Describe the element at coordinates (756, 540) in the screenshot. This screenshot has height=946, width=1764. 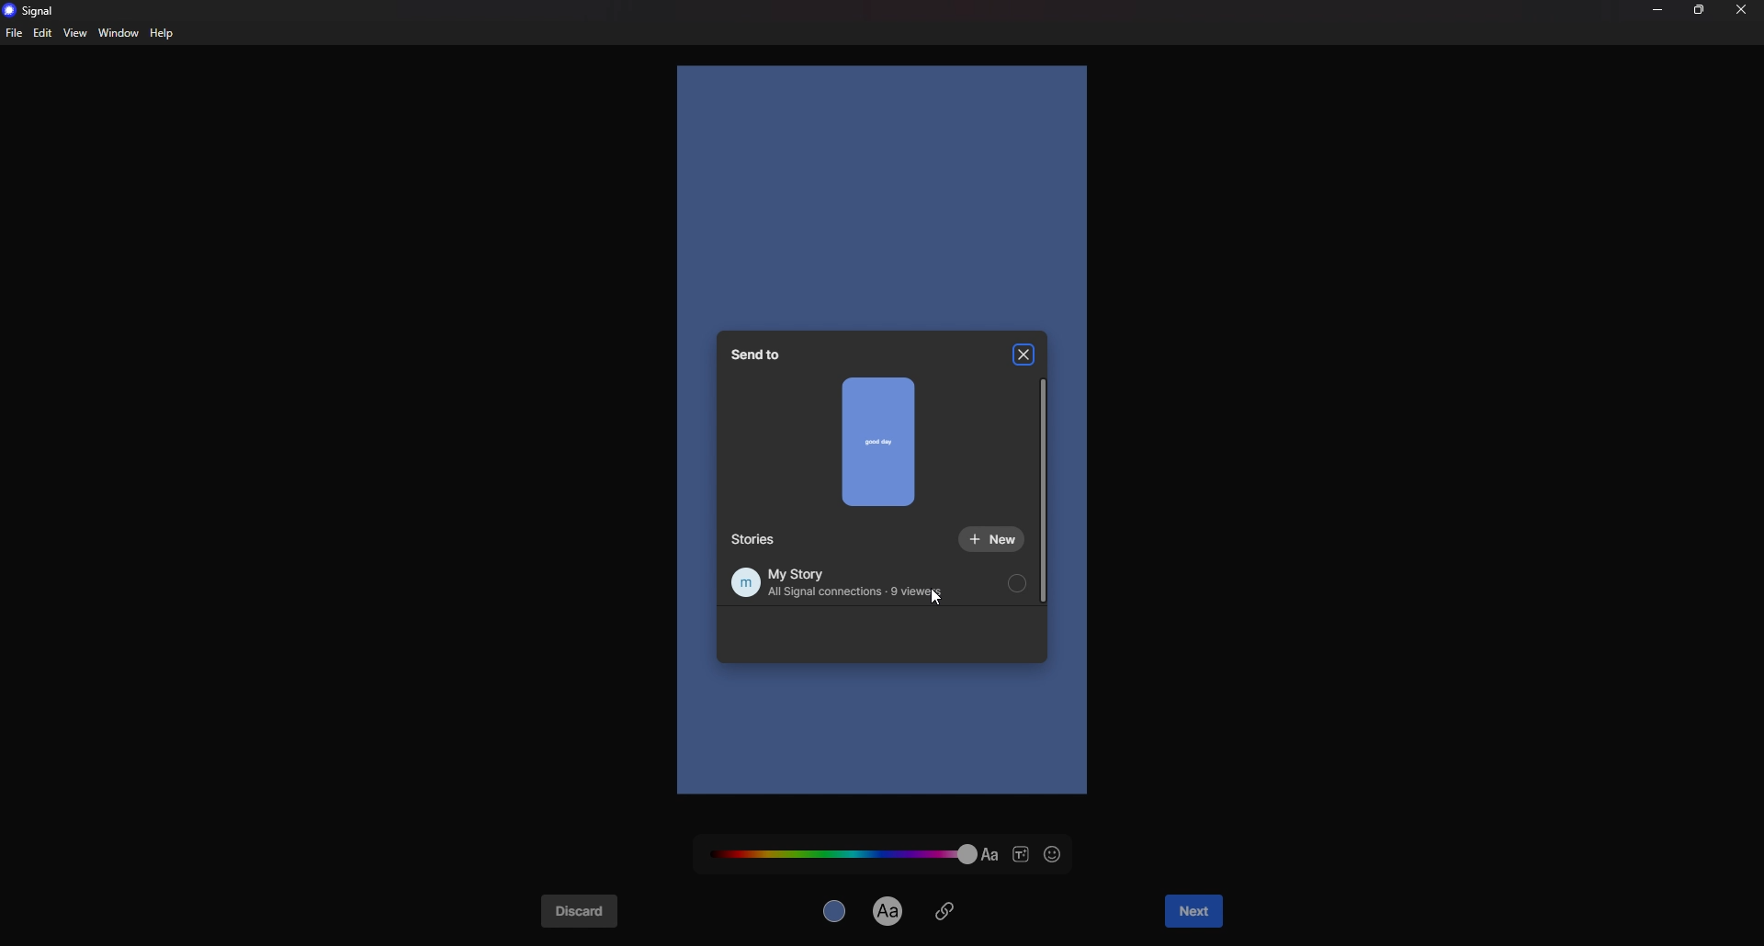
I see `stories` at that location.